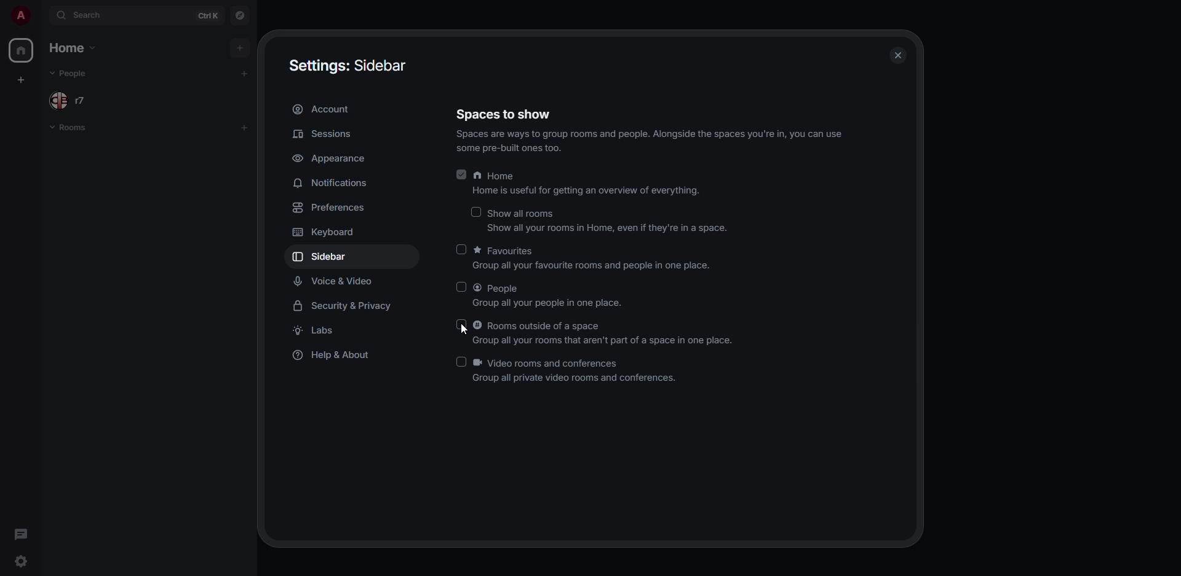 The height and width of the screenshot is (576, 1181). I want to click on keyboard, so click(328, 232).